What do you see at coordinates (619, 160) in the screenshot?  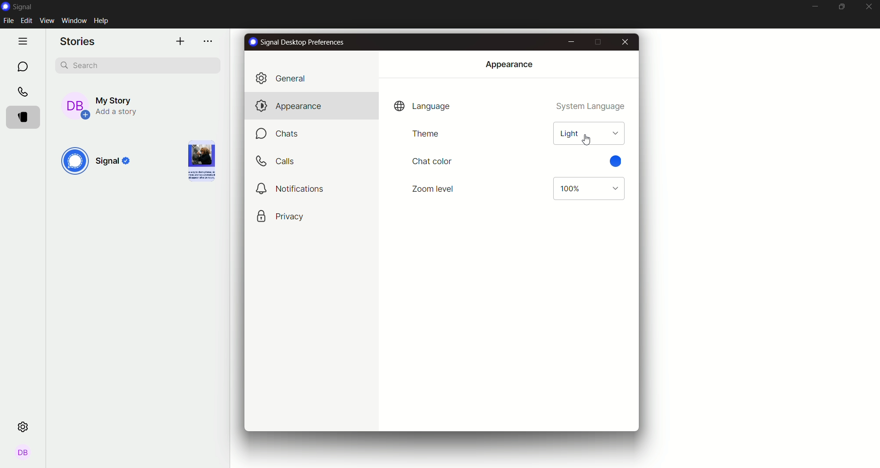 I see `chat color picker options` at bounding box center [619, 160].